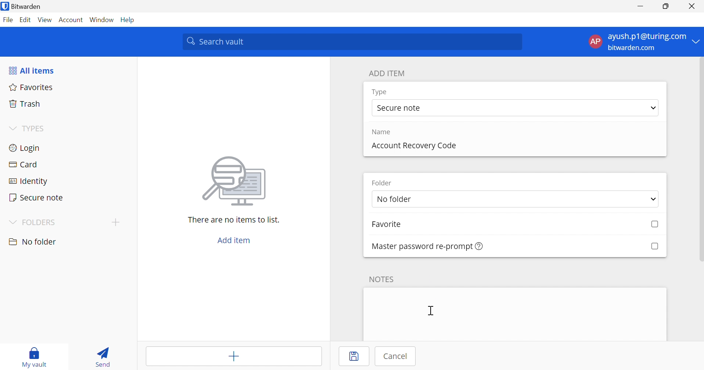 The width and height of the screenshot is (704, 370). I want to click on Send, so click(102, 358).